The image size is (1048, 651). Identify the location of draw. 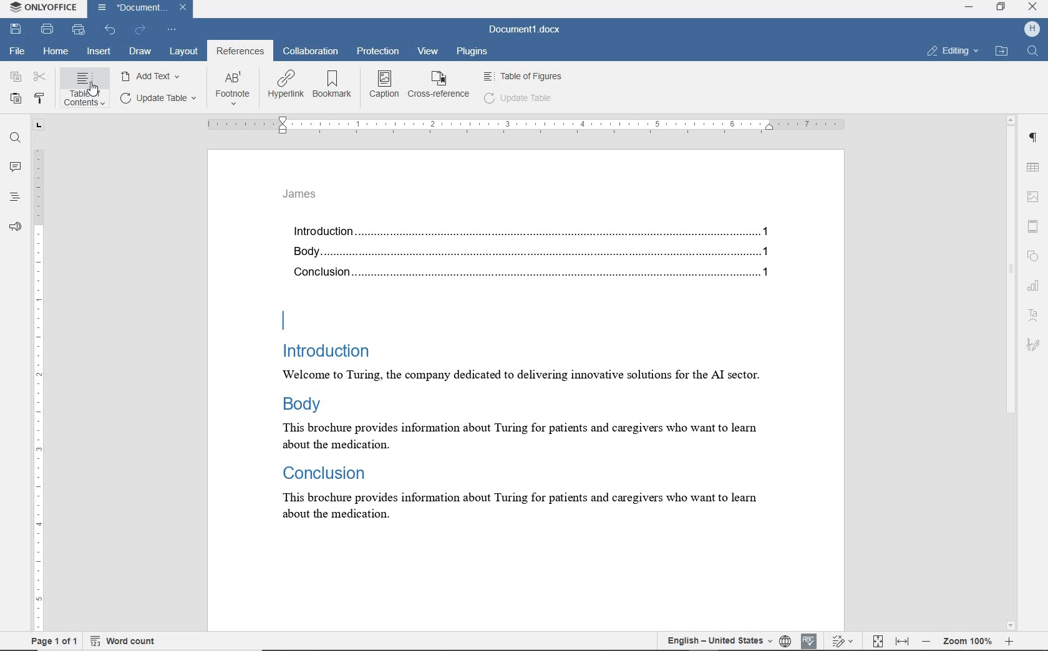
(140, 52).